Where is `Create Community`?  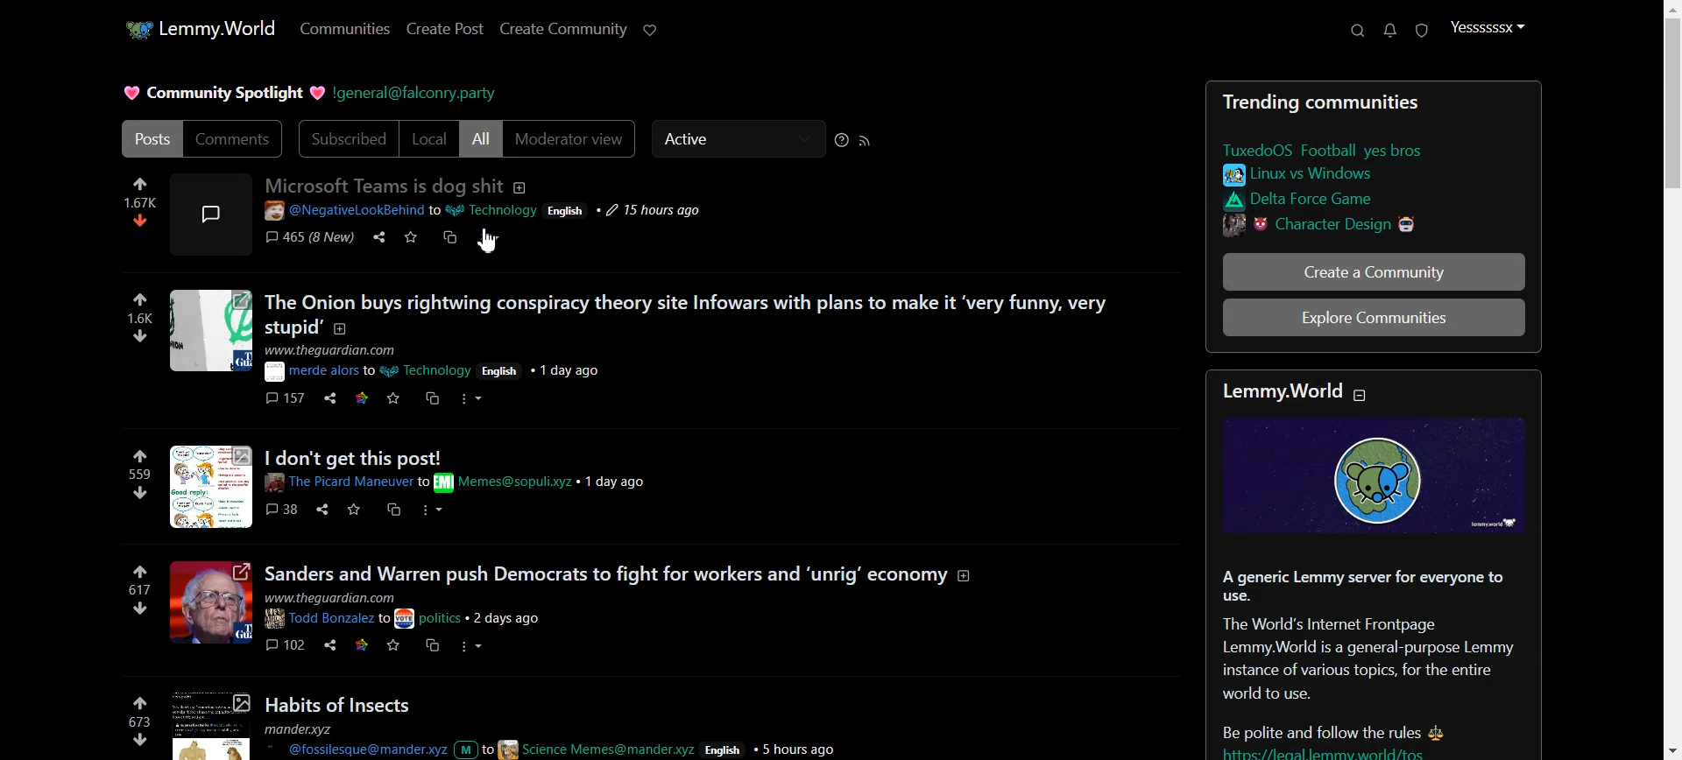 Create Community is located at coordinates (563, 29).